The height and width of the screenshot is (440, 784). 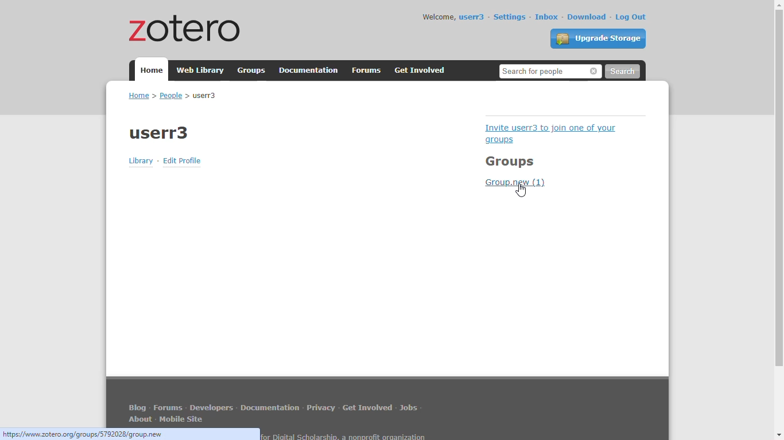 What do you see at coordinates (510, 17) in the screenshot?
I see `settings` at bounding box center [510, 17].